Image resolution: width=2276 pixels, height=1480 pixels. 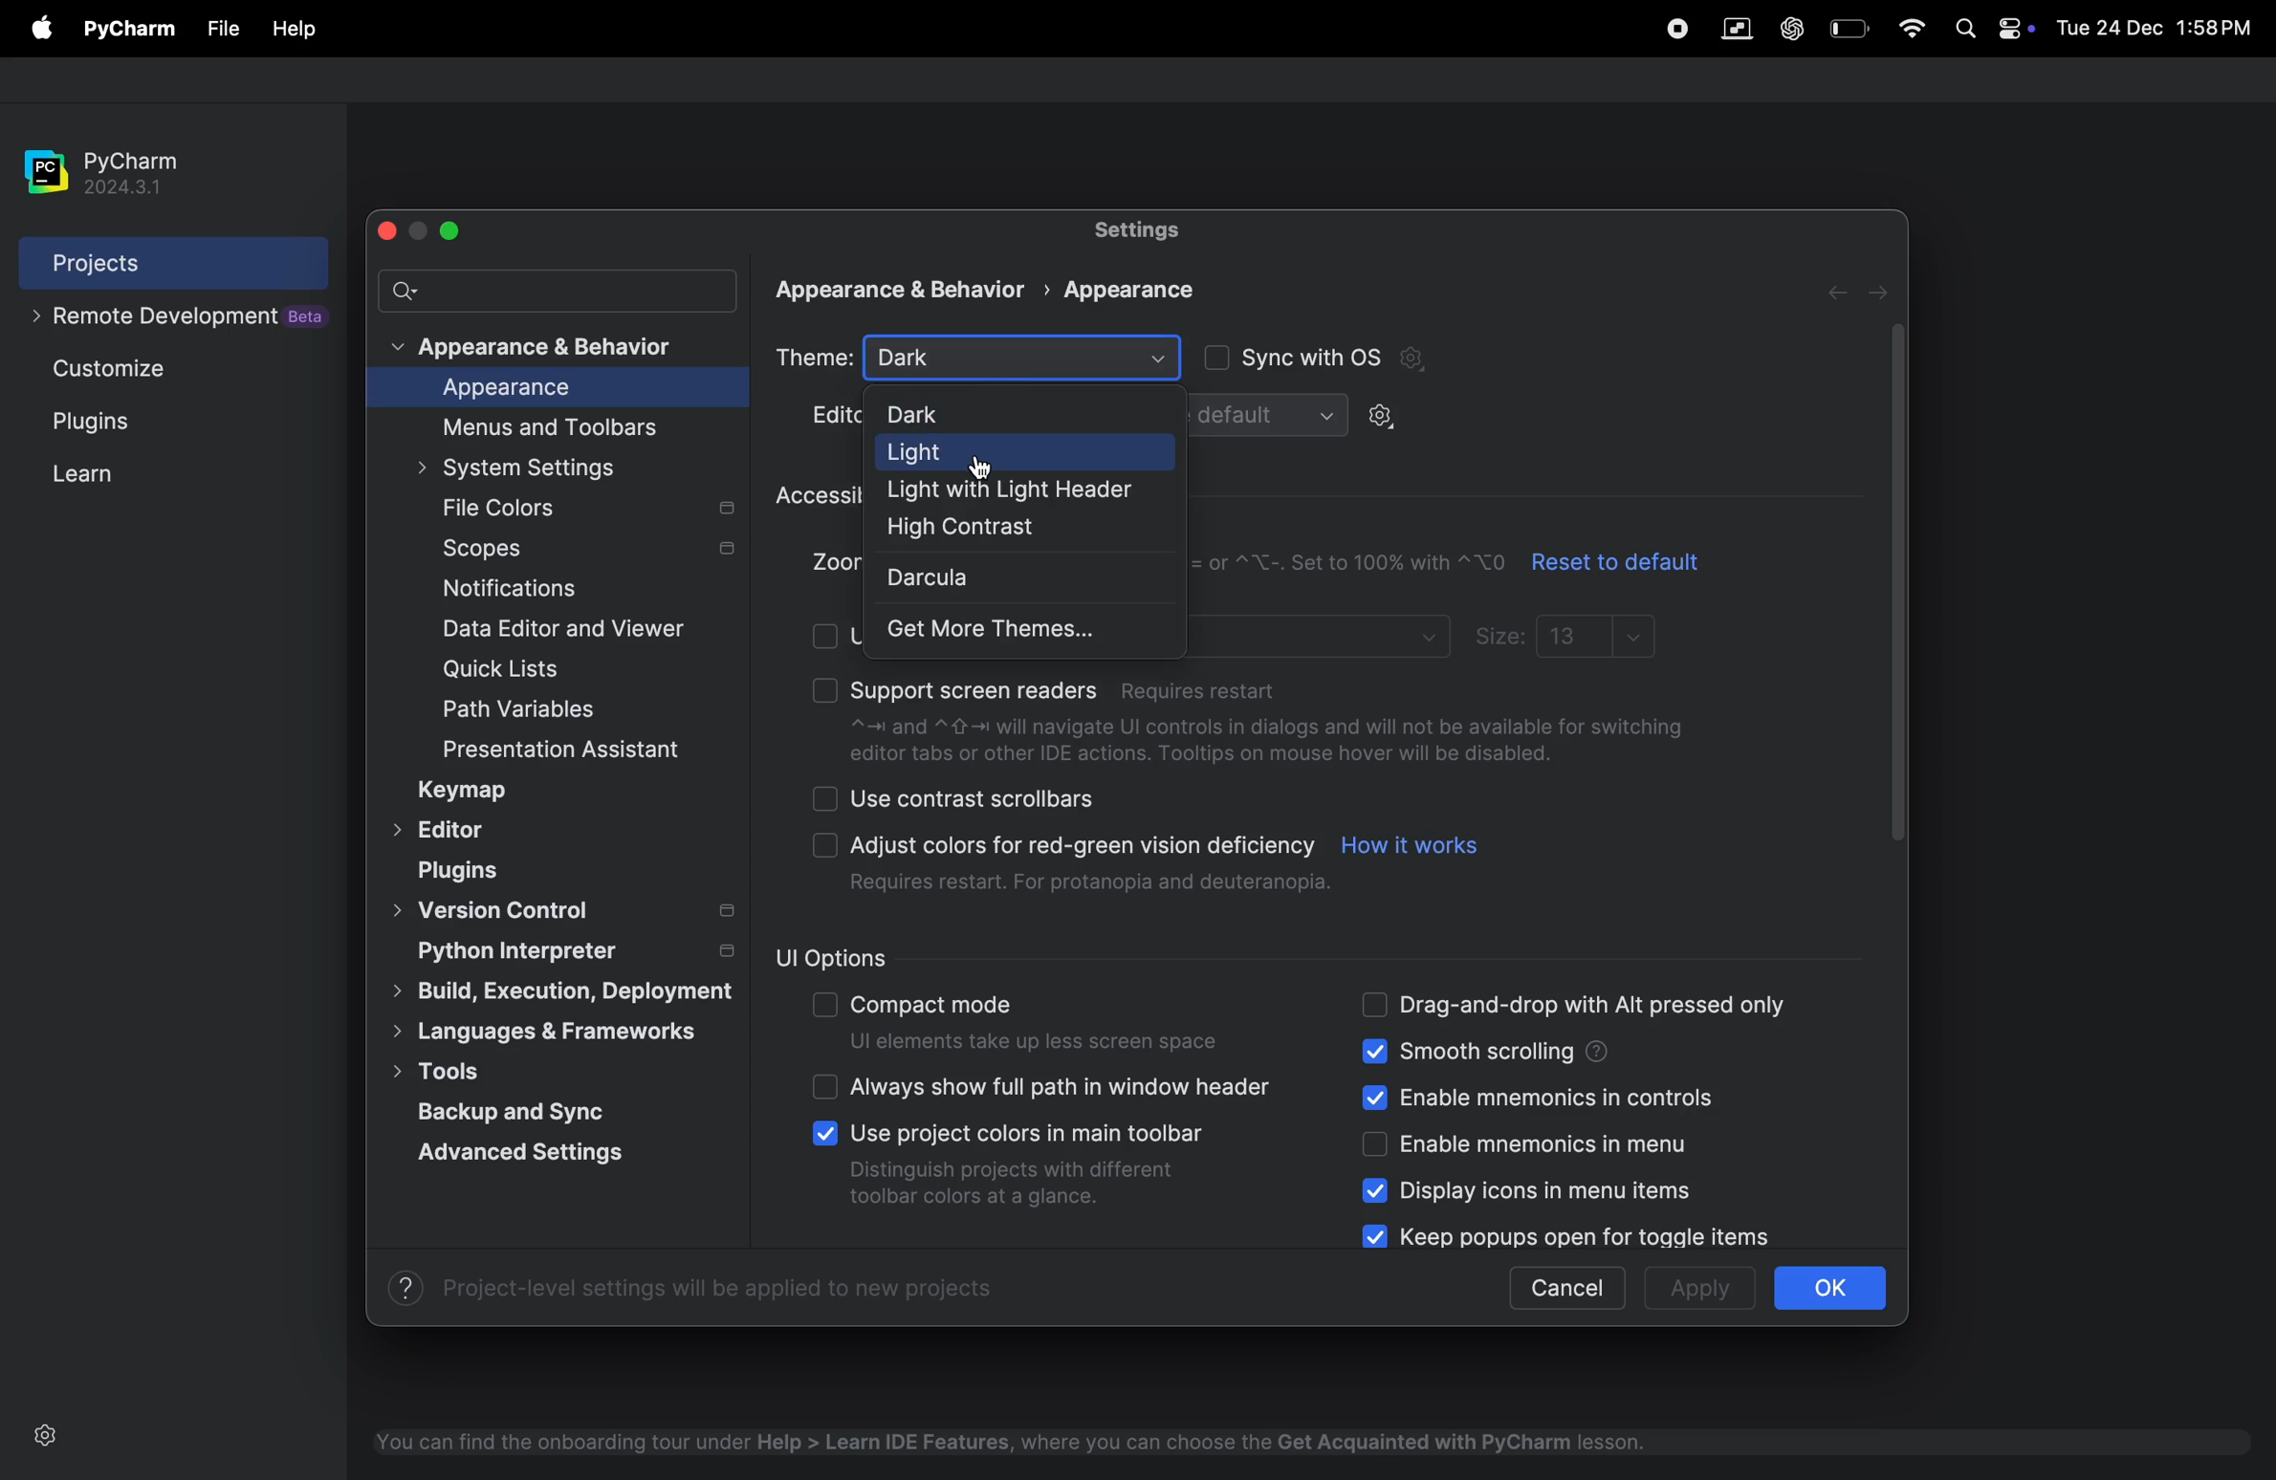 I want to click on check boxes, so click(x=824, y=1084).